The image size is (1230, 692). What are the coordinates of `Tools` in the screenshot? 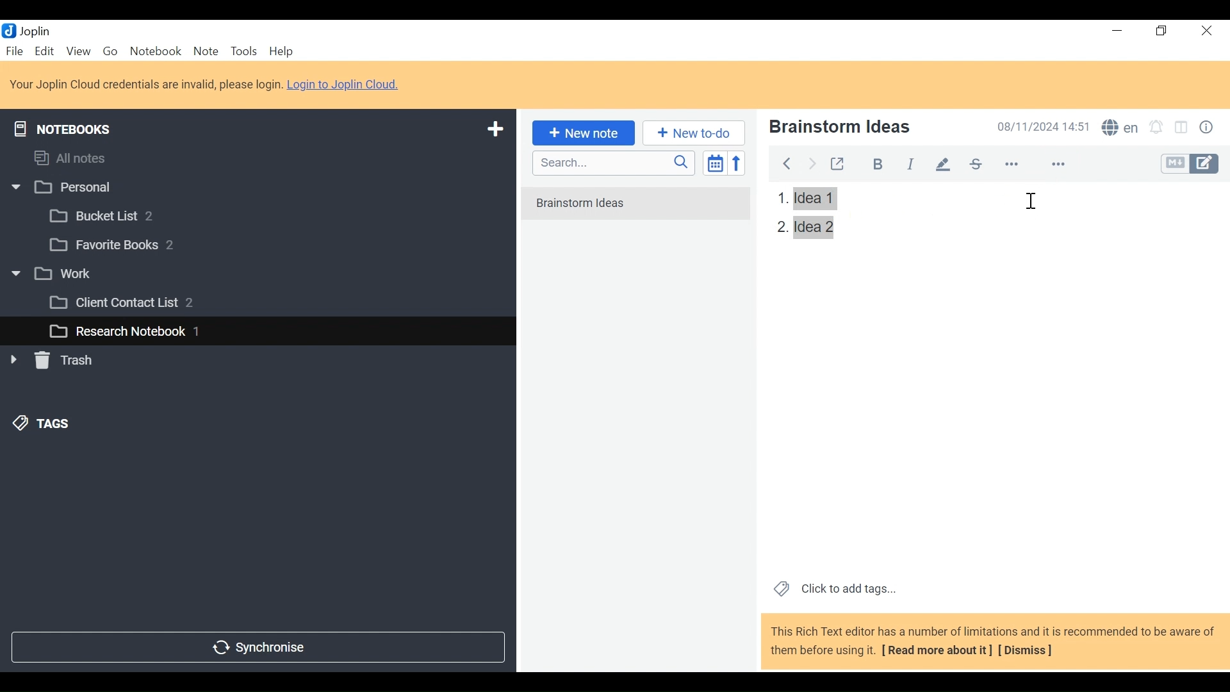 It's located at (243, 51).